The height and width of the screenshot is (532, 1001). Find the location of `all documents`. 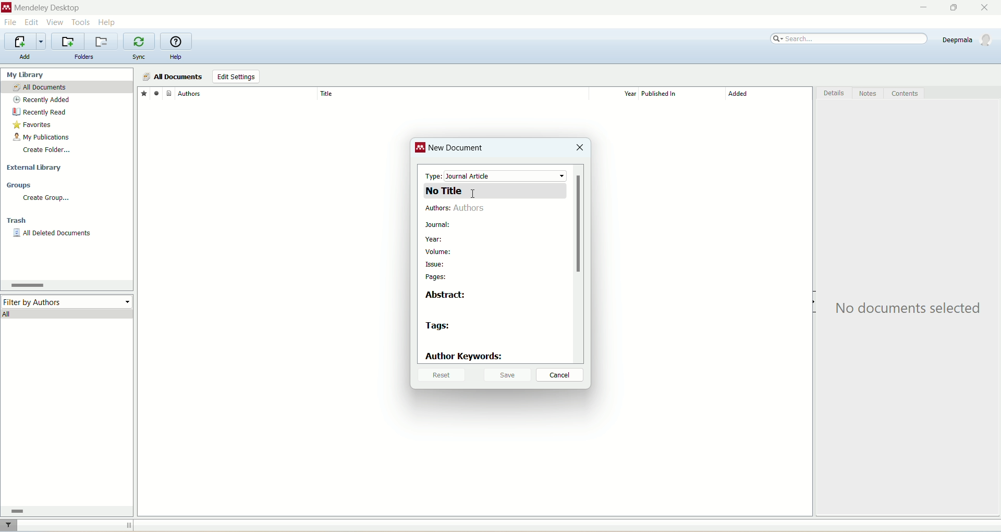

all documents is located at coordinates (67, 87).